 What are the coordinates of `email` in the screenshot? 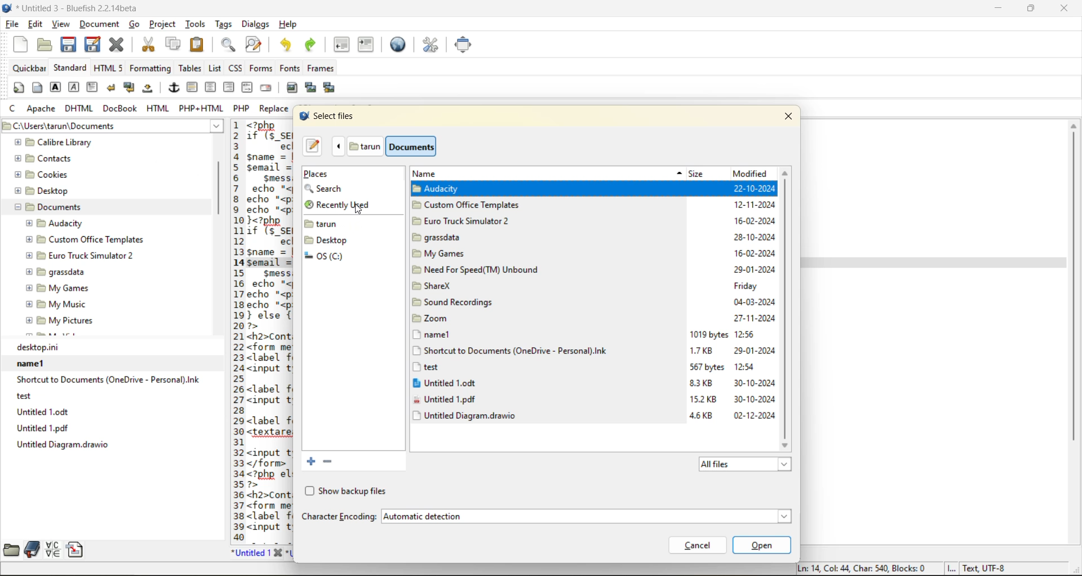 It's located at (268, 87).